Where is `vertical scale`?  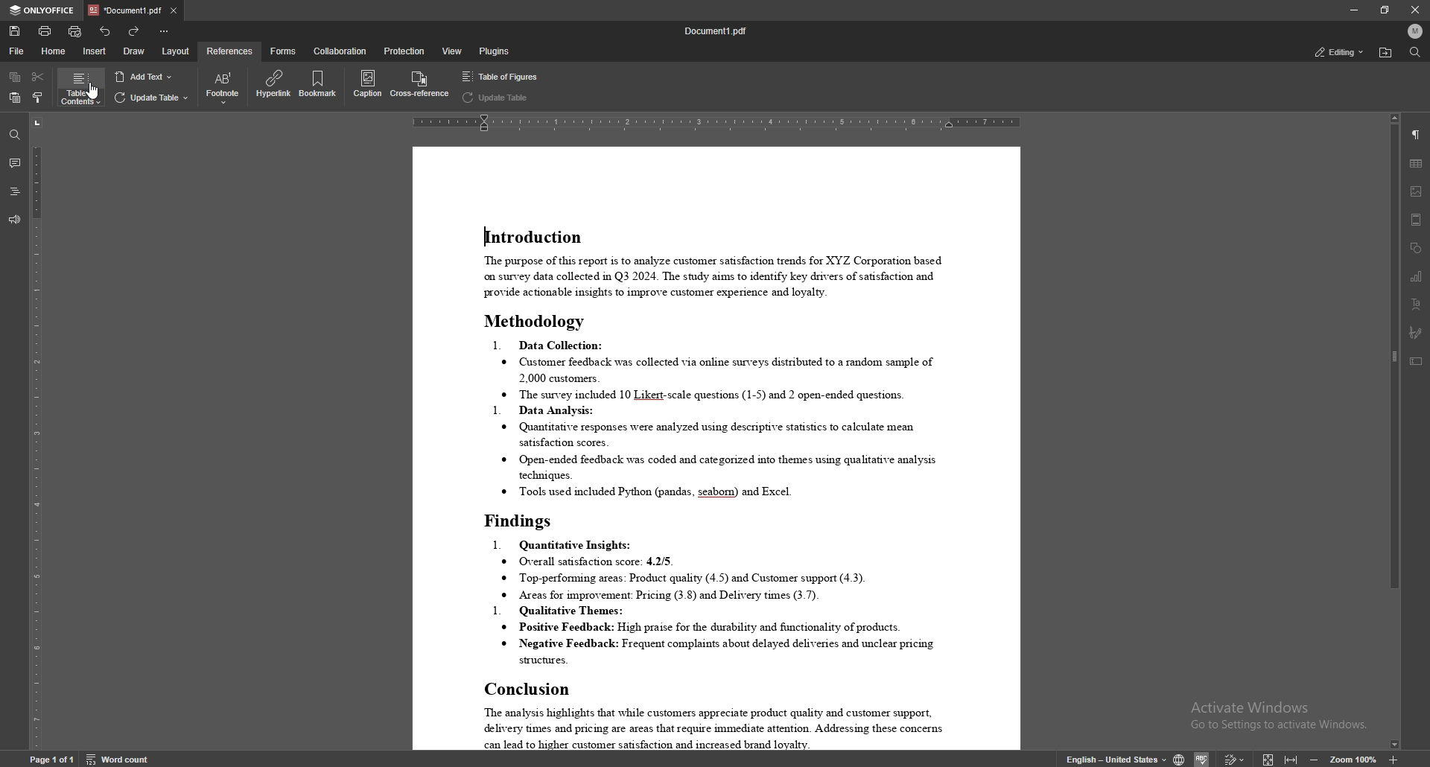 vertical scale is located at coordinates (34, 433).